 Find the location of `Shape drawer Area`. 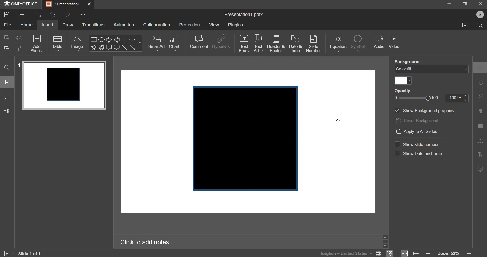

Shape drawer Area is located at coordinates (246, 138).